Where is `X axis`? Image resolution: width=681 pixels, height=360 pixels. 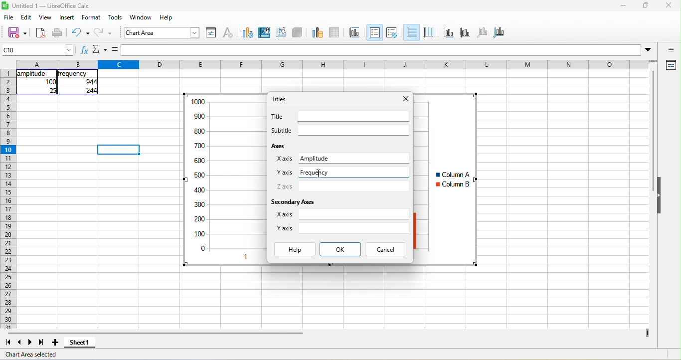
X axis is located at coordinates (284, 214).